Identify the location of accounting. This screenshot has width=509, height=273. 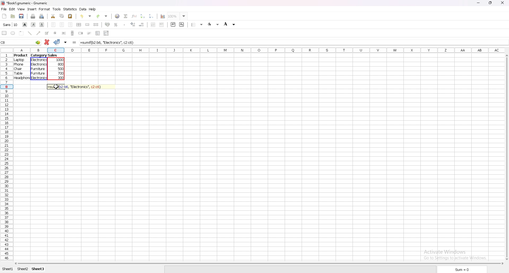
(108, 24).